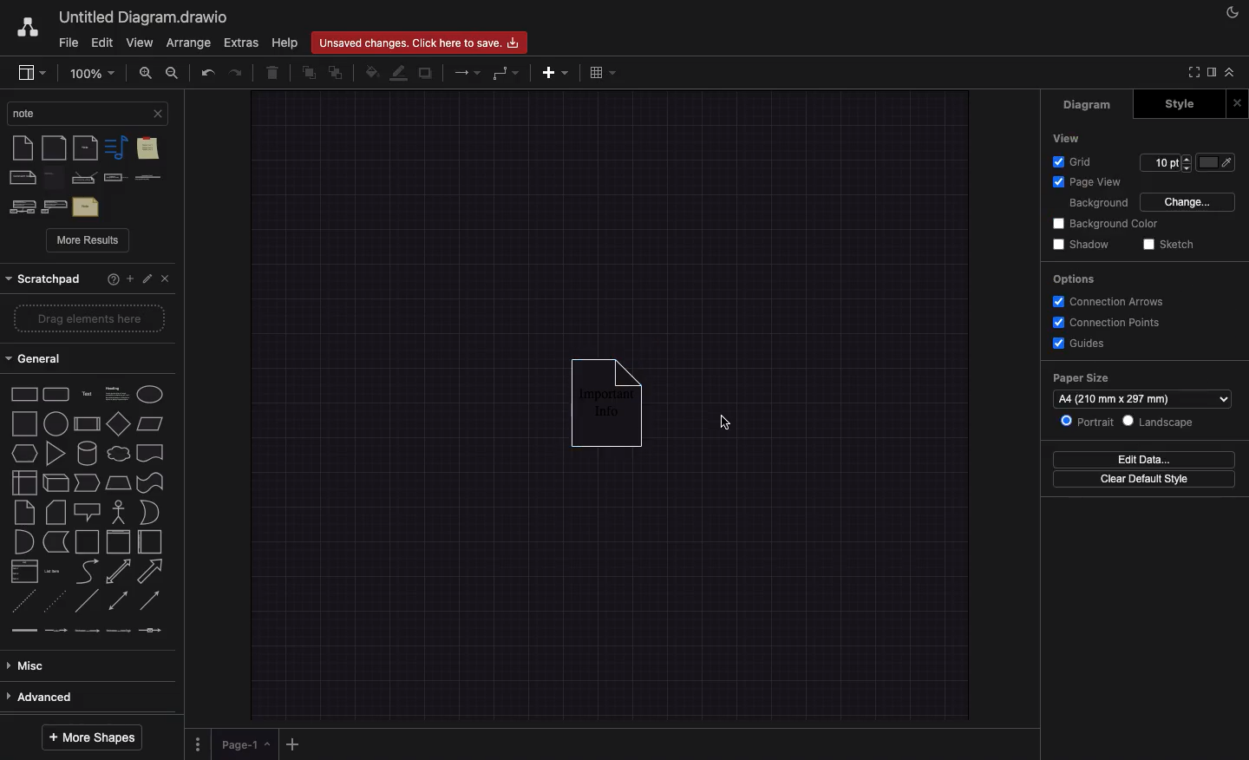 The height and width of the screenshot is (760, 1249). Describe the element at coordinates (23, 396) in the screenshot. I see `rectangle` at that location.